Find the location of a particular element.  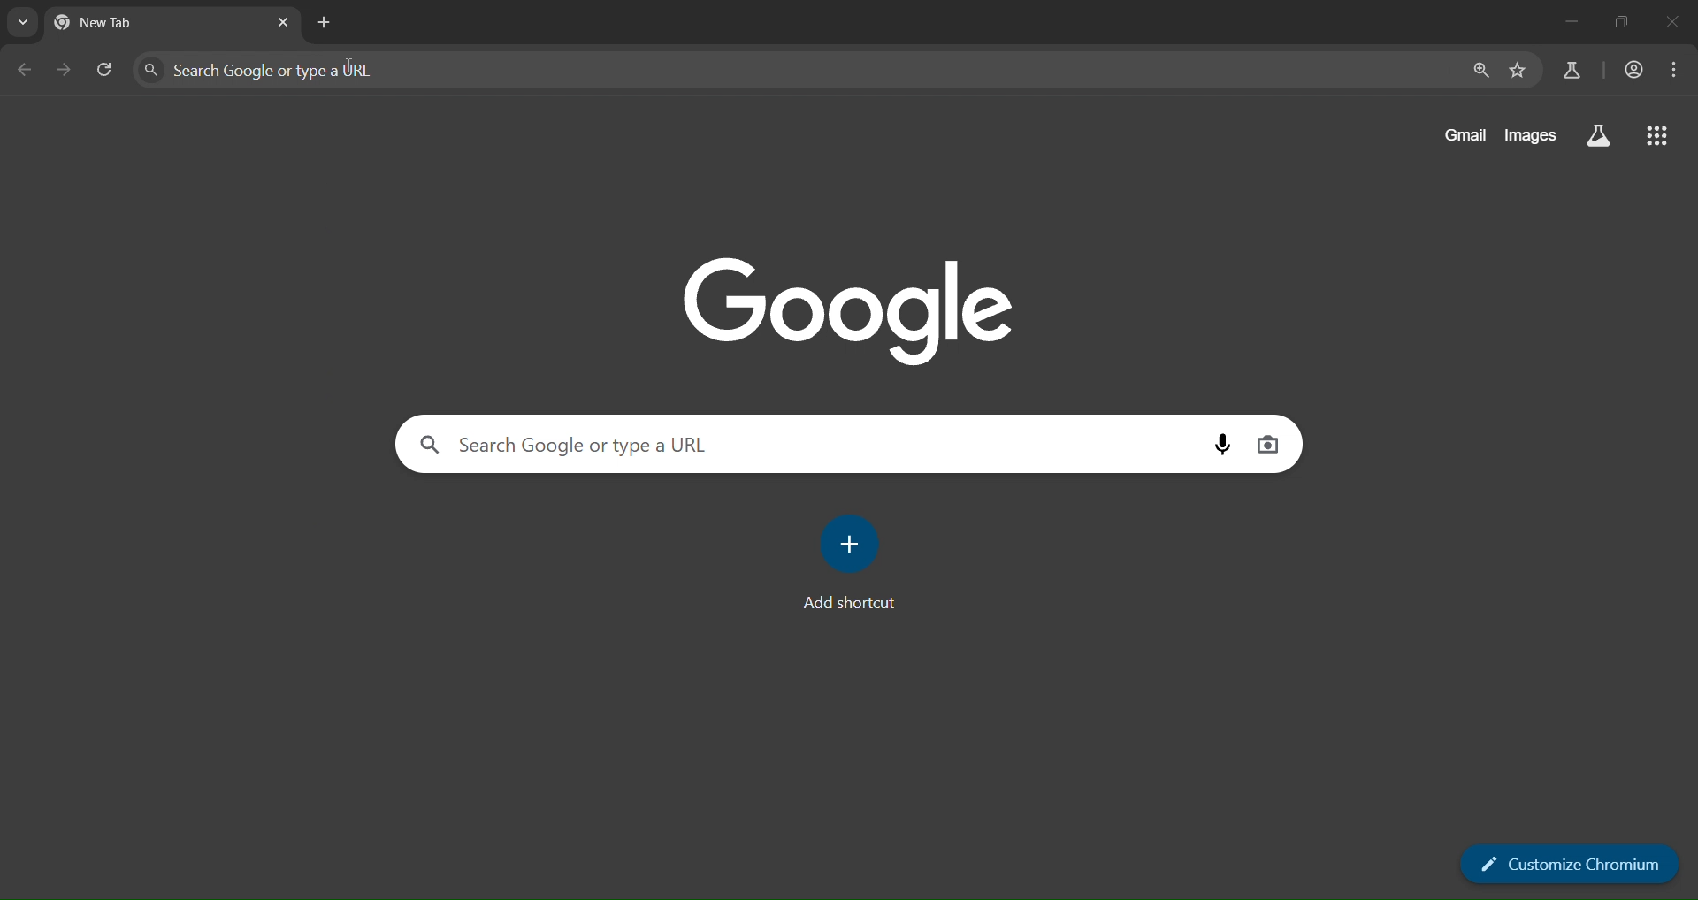

reload page is located at coordinates (103, 70).